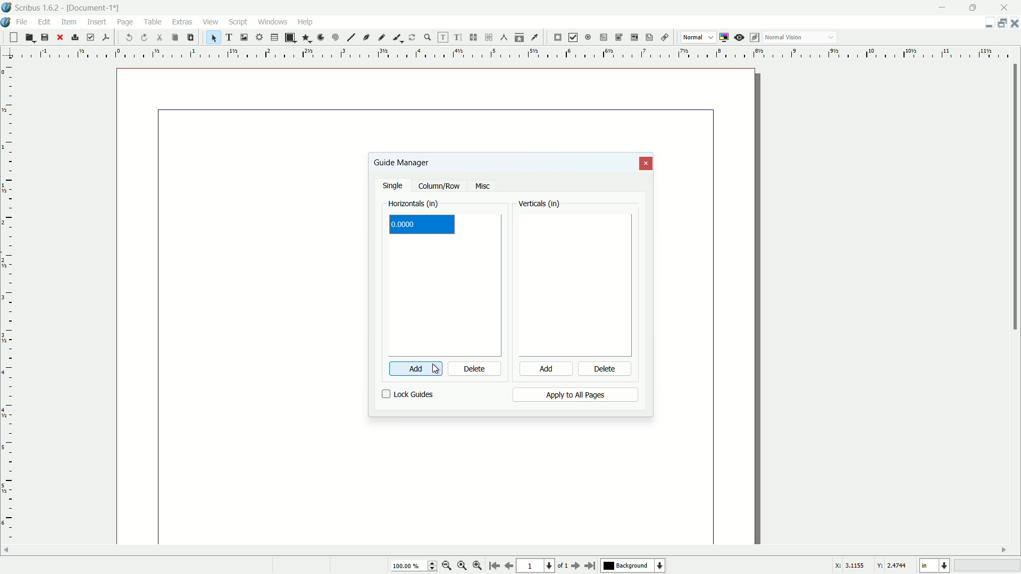 The width and height of the screenshot is (1021, 574). I want to click on measurements, so click(504, 38).